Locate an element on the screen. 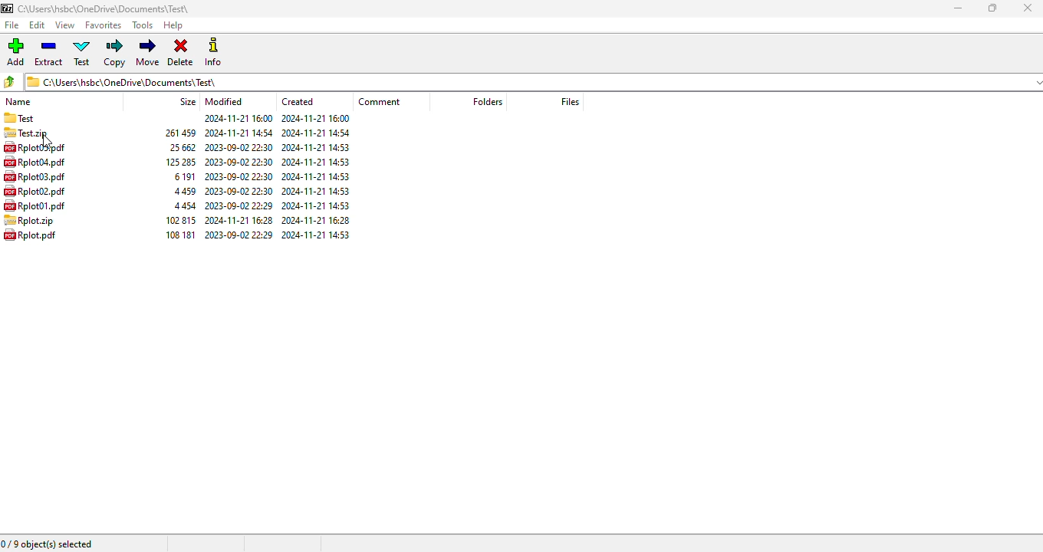 This screenshot has height=552, width=1043. modified date & time is located at coordinates (239, 176).